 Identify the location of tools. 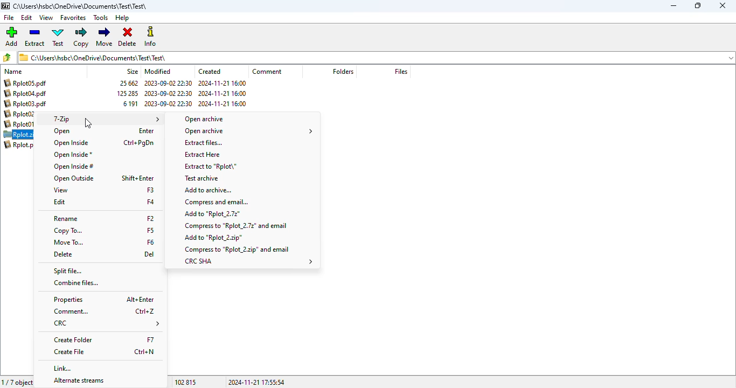
(100, 18).